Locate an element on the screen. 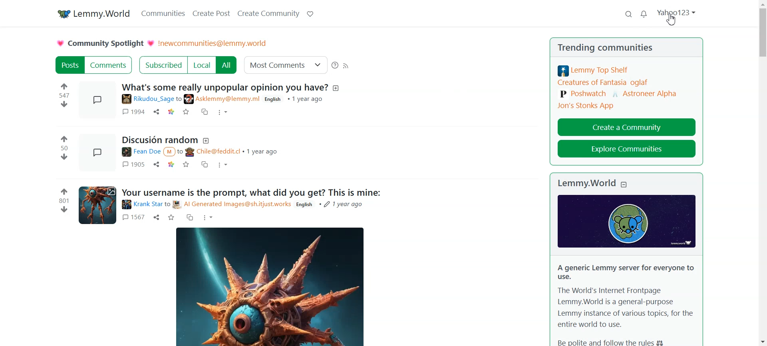 This screenshot has height=346, width=767. more actions is located at coordinates (209, 218).